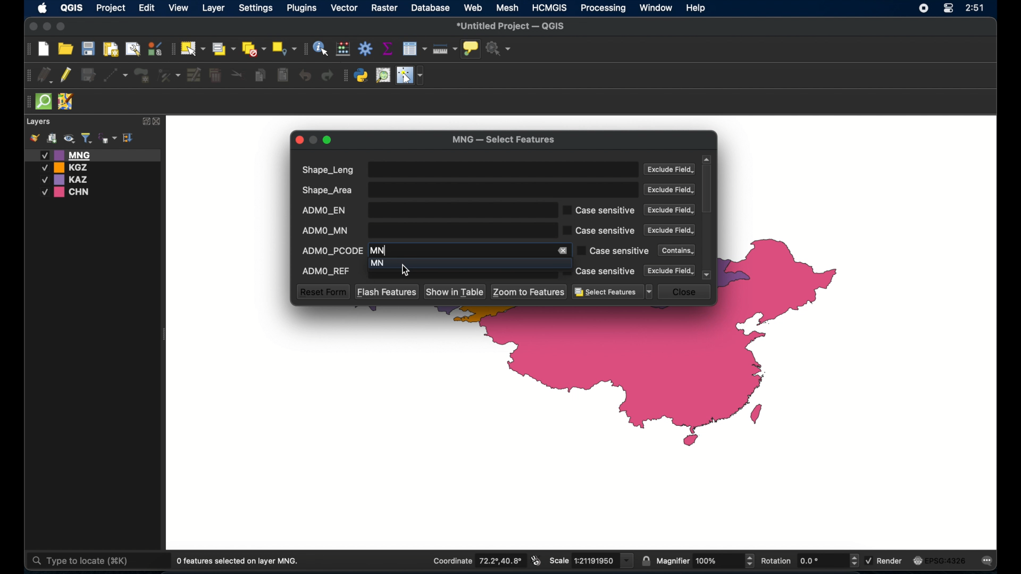 This screenshot has width=1021, height=574. Describe the element at coordinates (67, 192) in the screenshot. I see `CHN` at that location.